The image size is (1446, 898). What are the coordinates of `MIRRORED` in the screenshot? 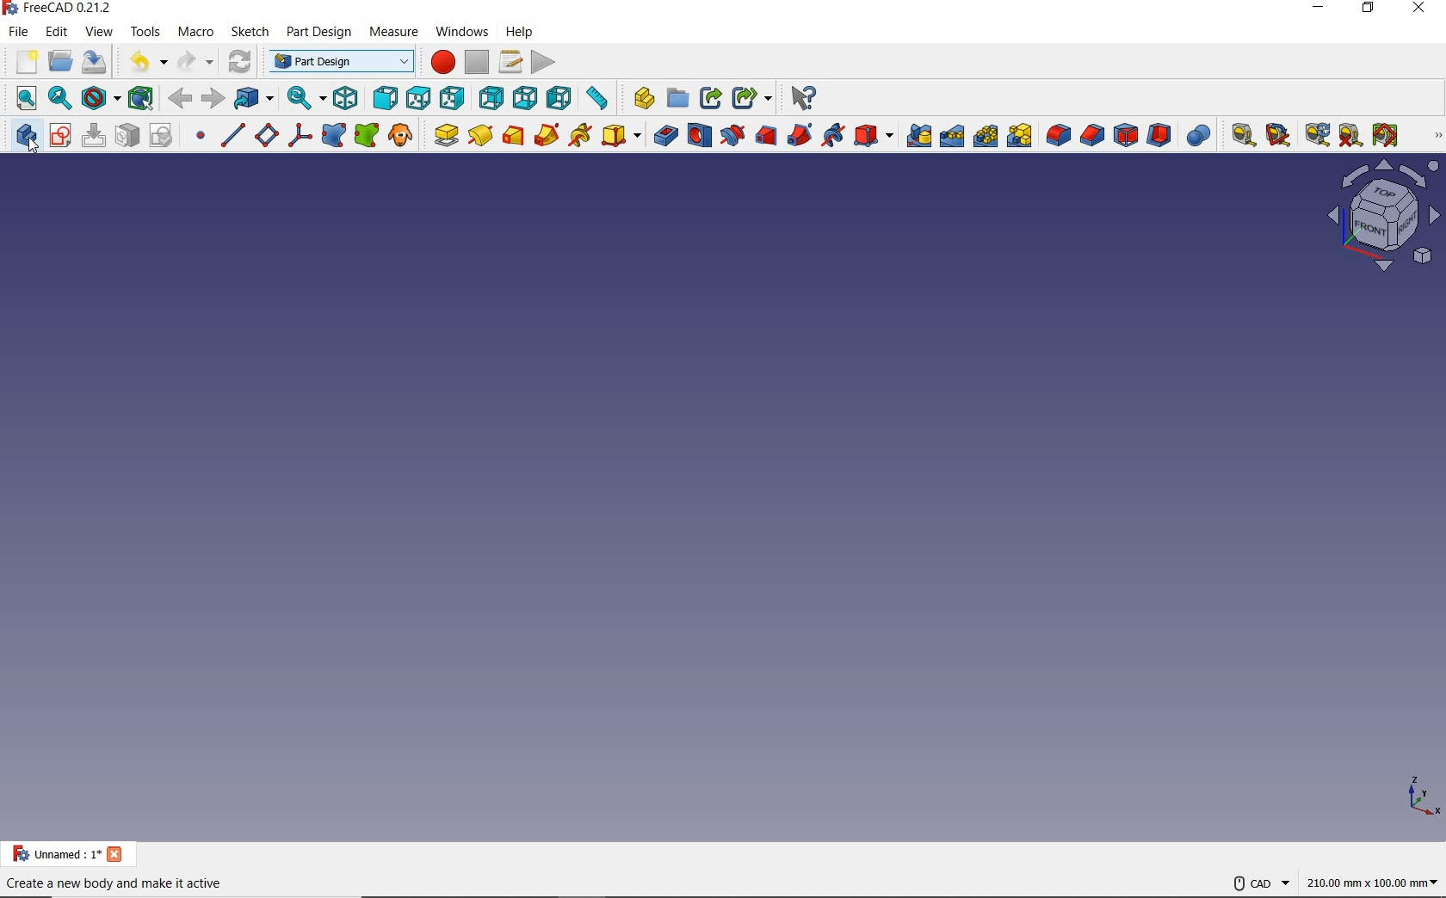 It's located at (918, 136).